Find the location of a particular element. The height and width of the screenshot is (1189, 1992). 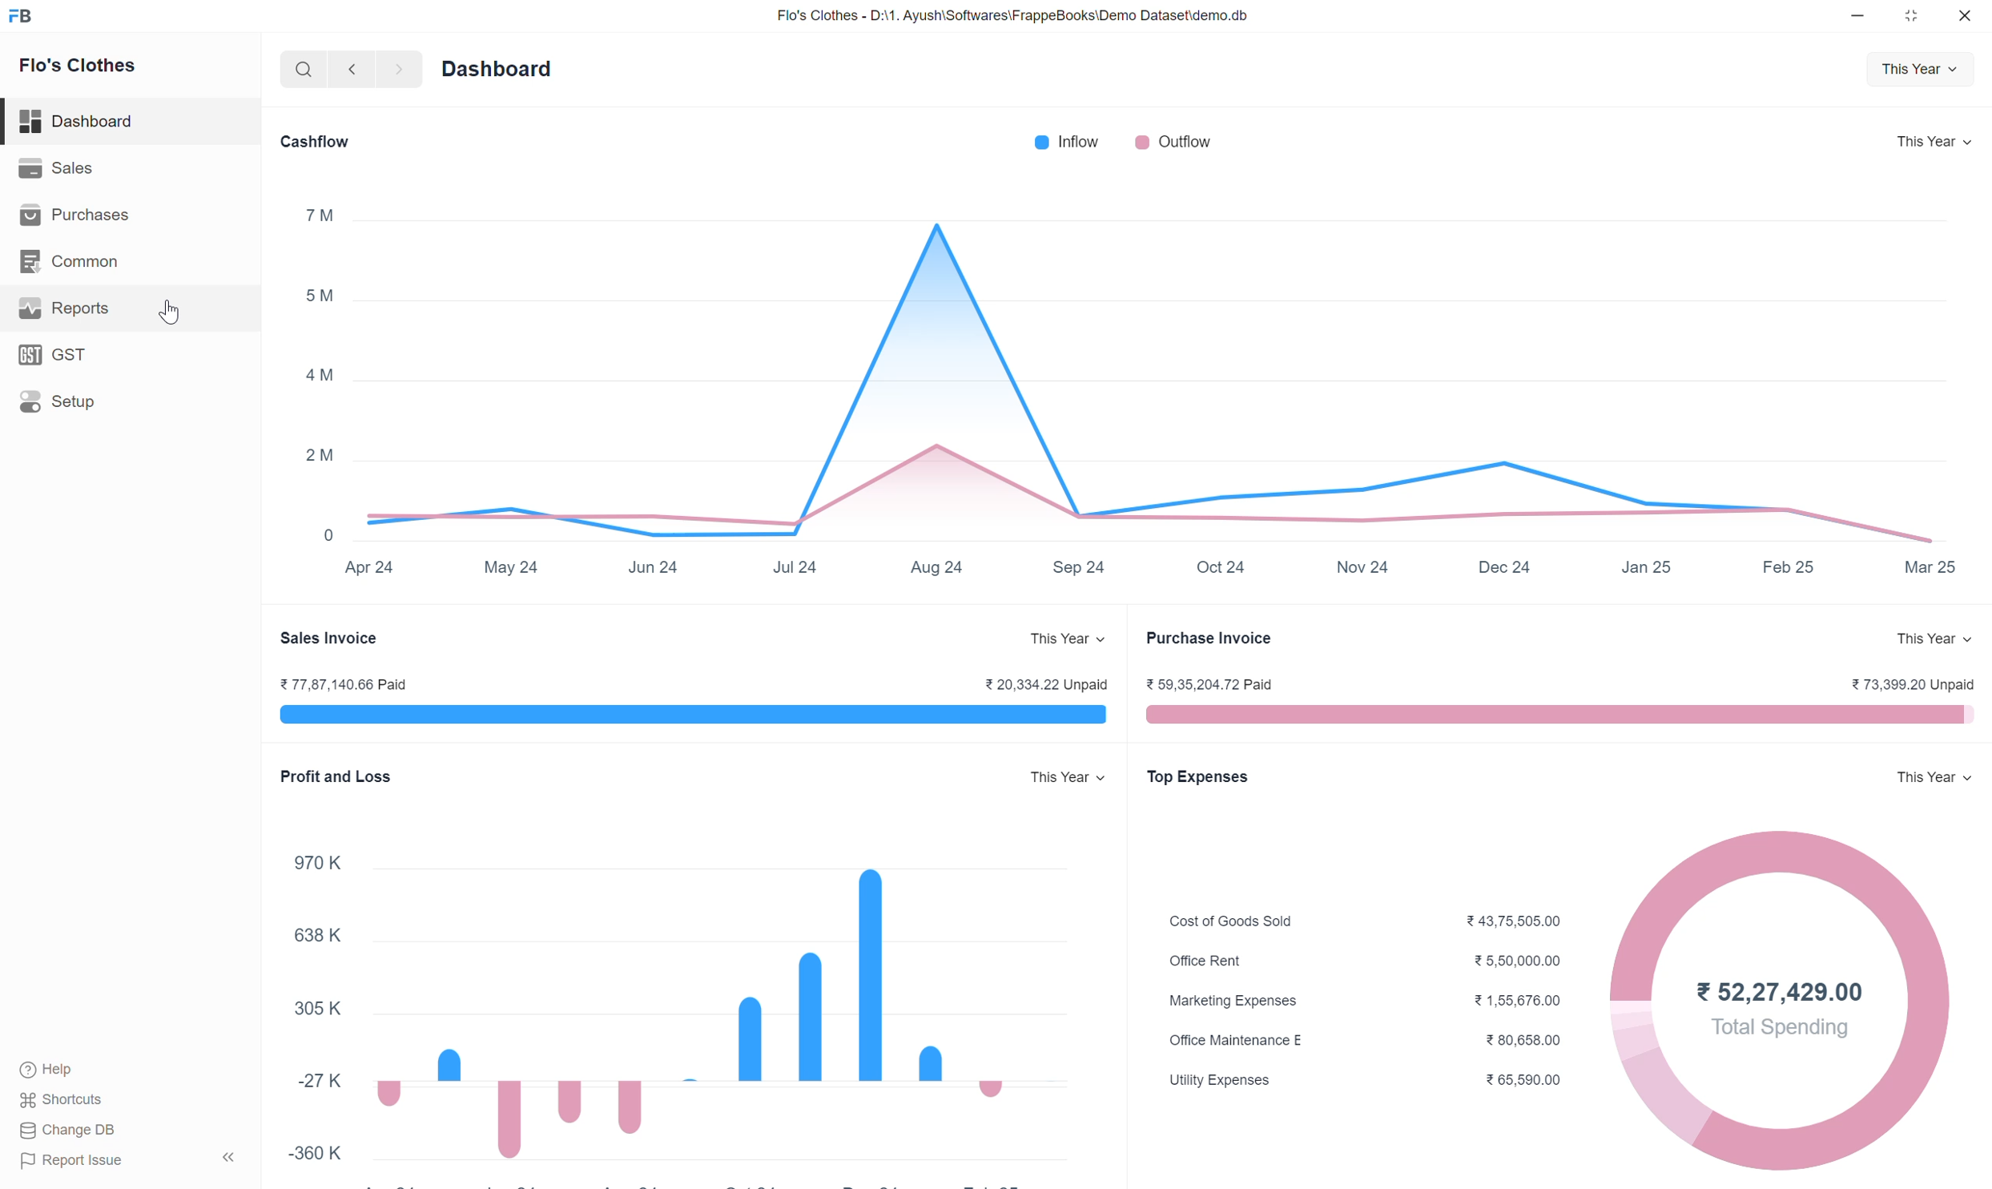

restore down is located at coordinates (1910, 16).